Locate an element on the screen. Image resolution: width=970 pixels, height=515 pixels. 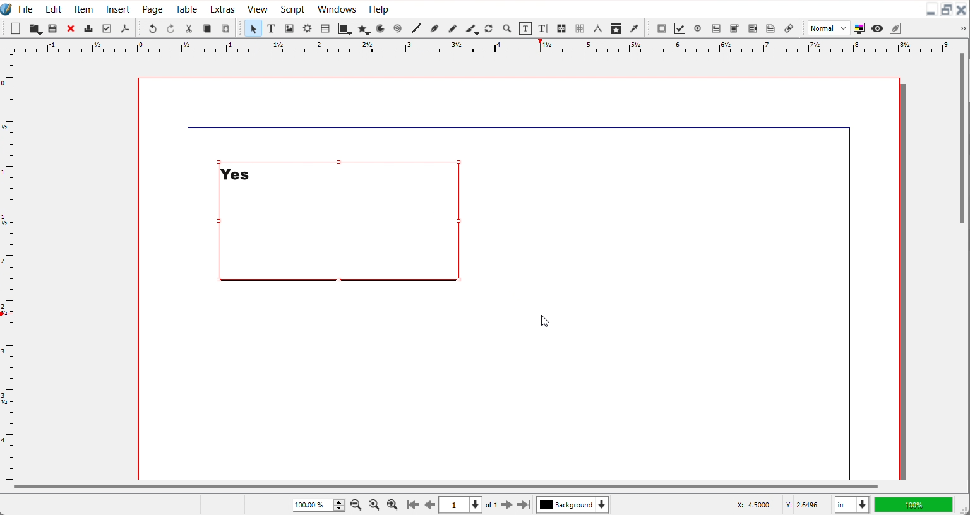
Adjust Zoom is located at coordinates (320, 505).